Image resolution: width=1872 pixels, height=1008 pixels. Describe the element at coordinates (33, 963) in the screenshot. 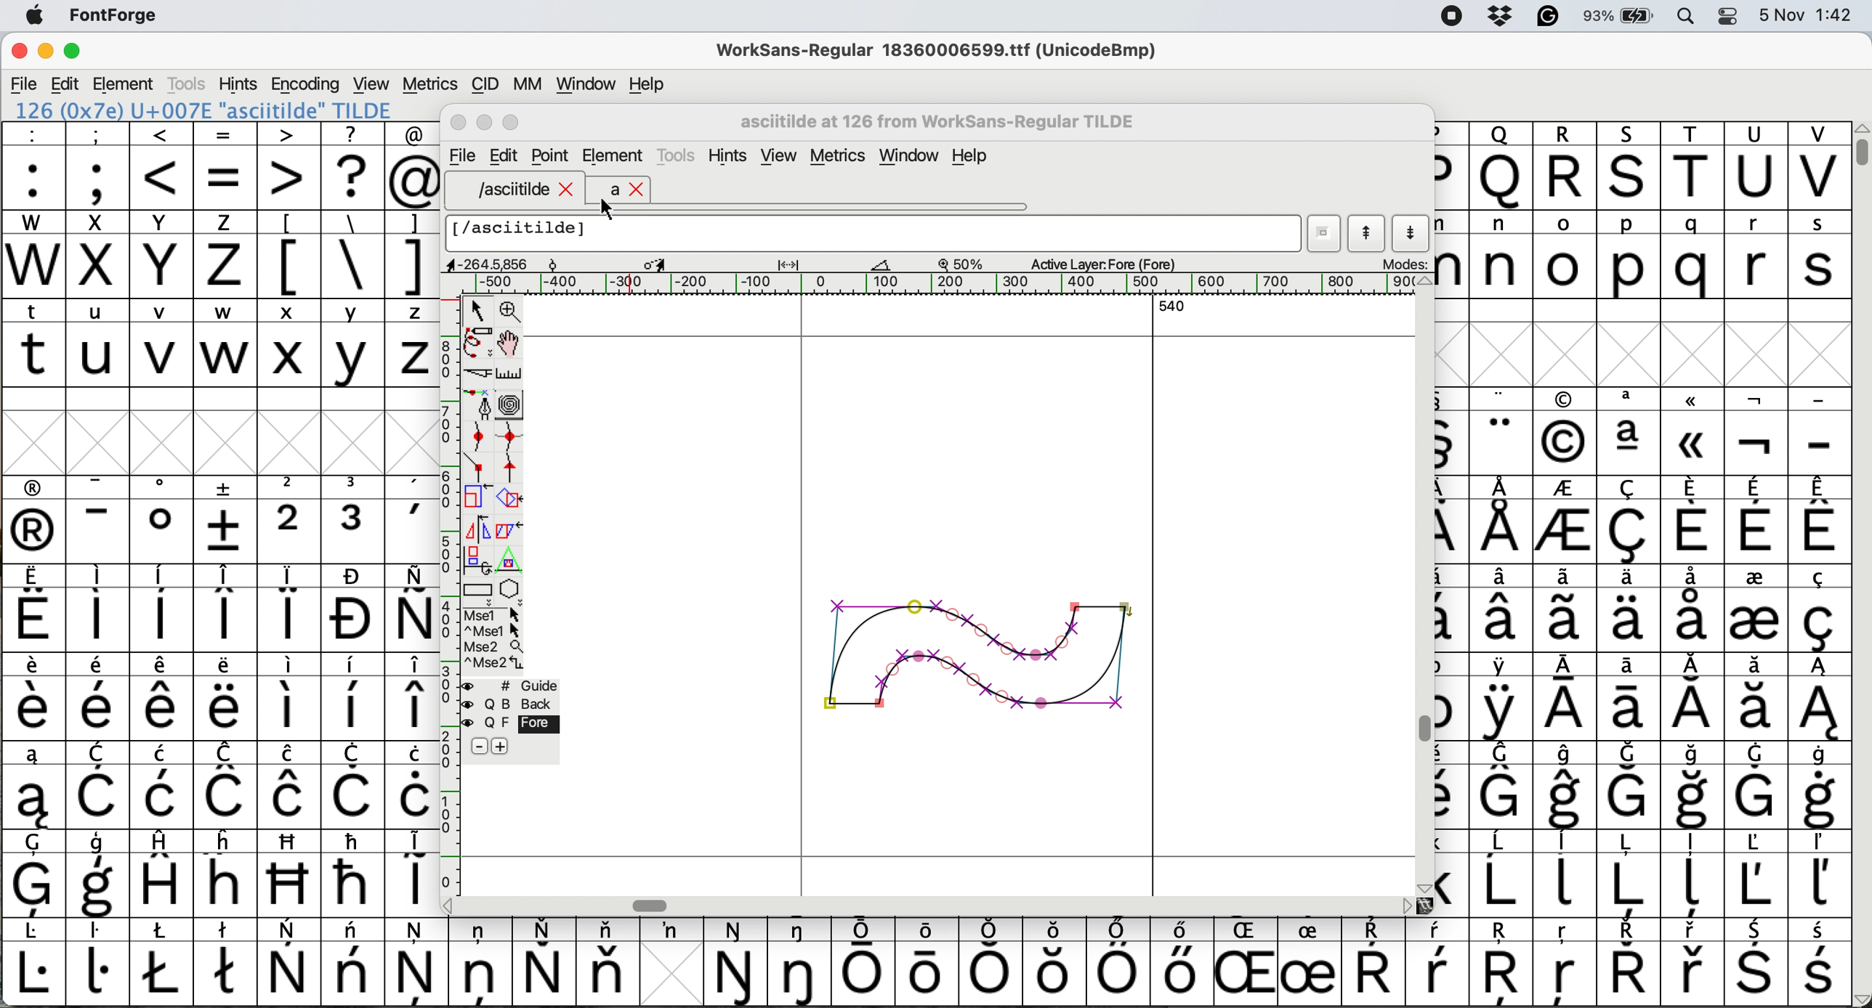

I see `symbol` at that location.